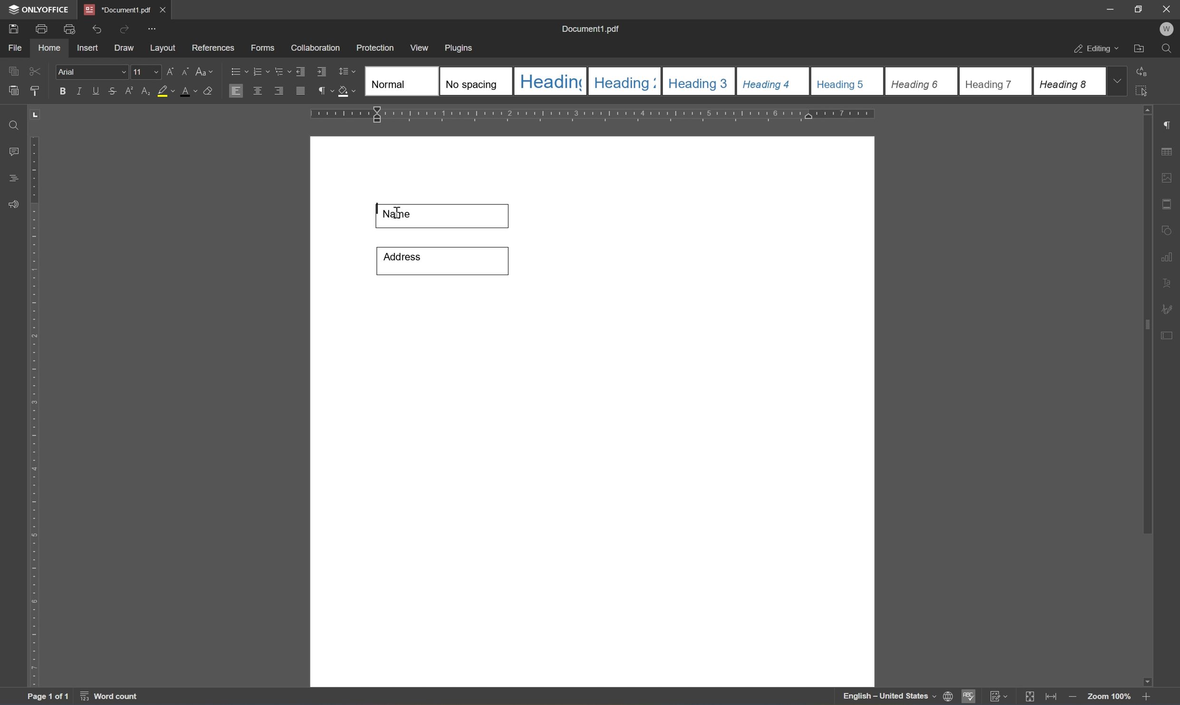  What do you see at coordinates (164, 8) in the screenshot?
I see `close` at bounding box center [164, 8].